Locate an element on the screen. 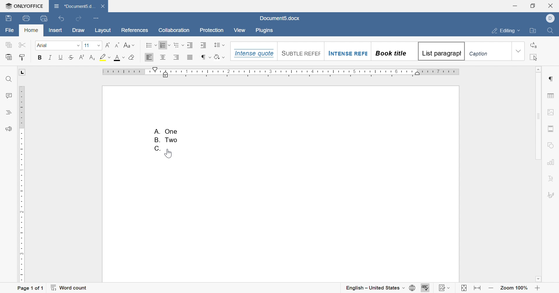  paragraph settings is located at coordinates (551, 79).